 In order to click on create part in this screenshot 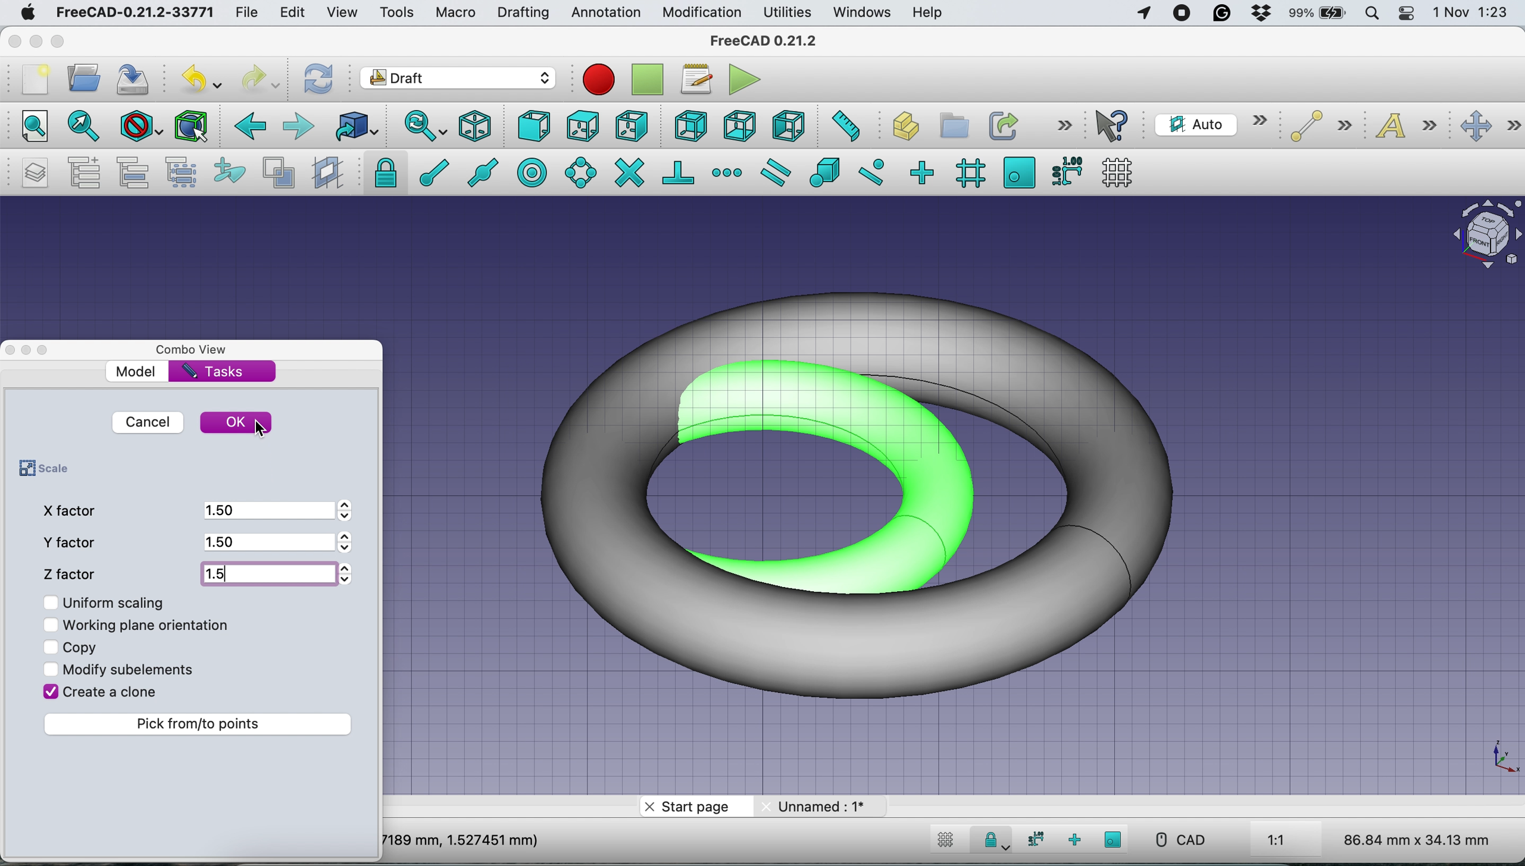, I will do `click(900, 127)`.